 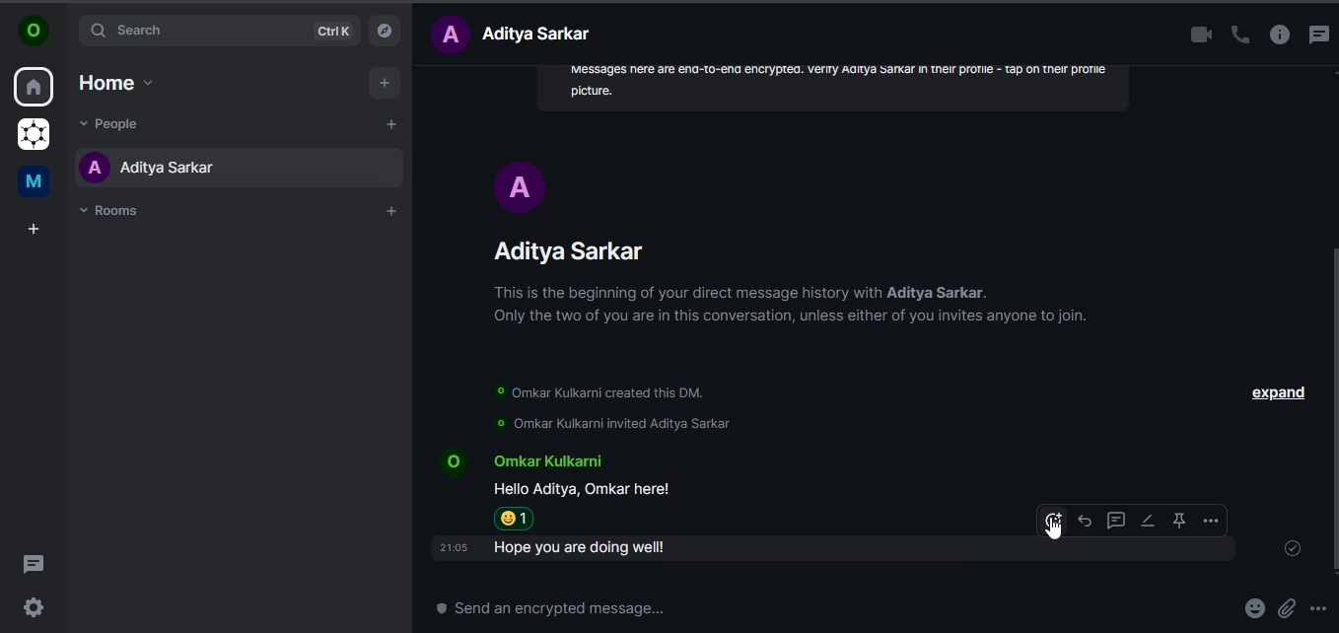 I want to click on create a space, so click(x=33, y=231).